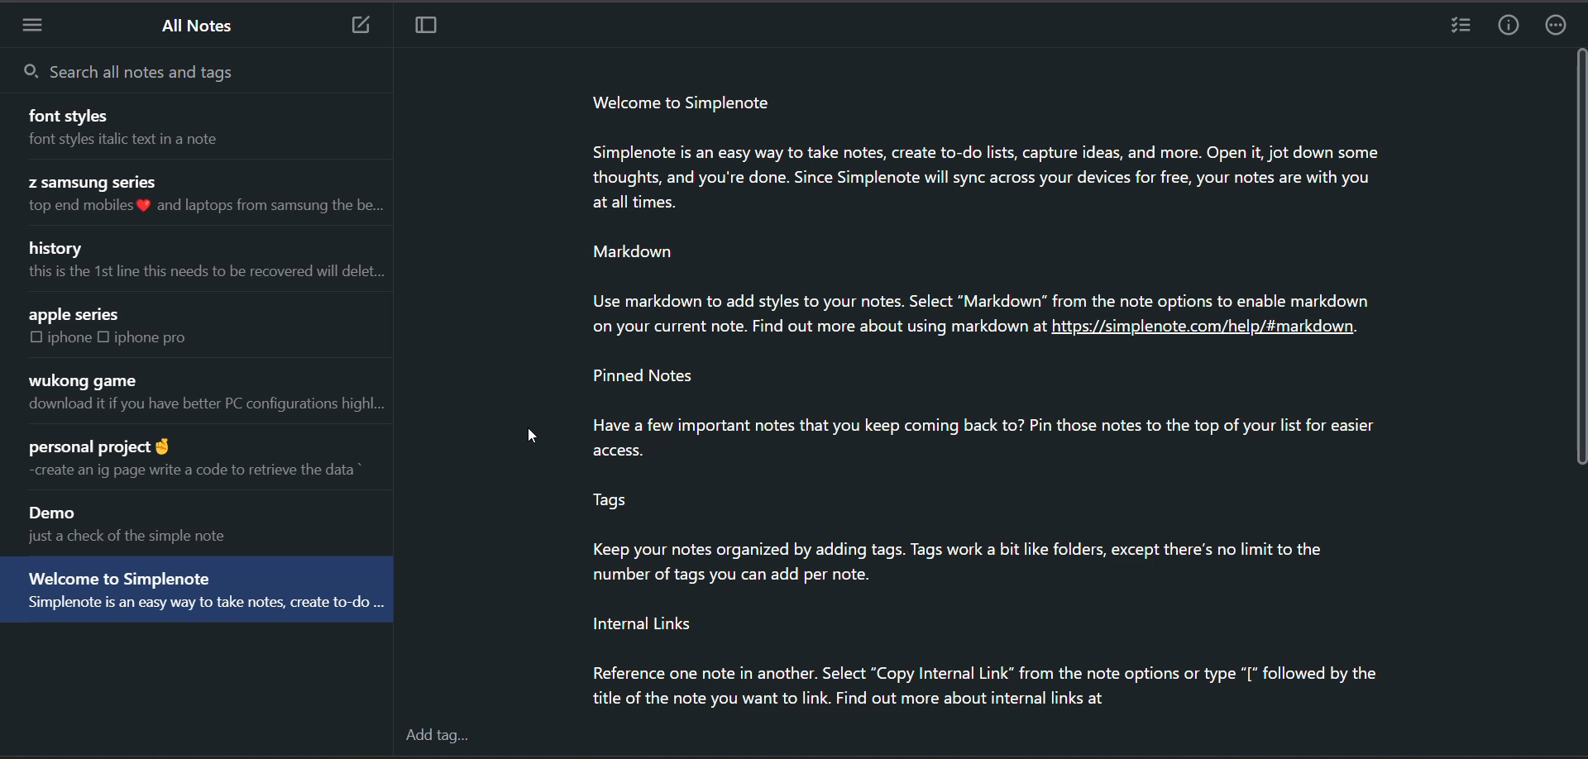 This screenshot has width=1588, height=759. Describe the element at coordinates (199, 475) in the screenshot. I see ` -create an ig page write a code to retrieve the data *` at that location.